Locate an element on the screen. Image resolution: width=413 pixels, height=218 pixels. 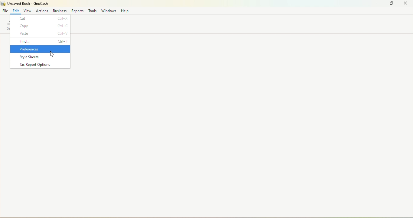
Windows is located at coordinates (108, 10).